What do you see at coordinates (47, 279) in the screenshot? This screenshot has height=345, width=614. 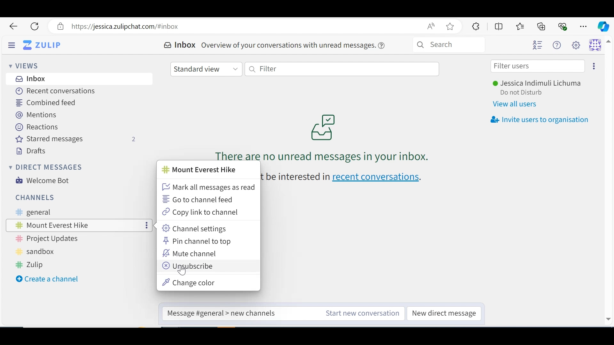 I see `Create a new Channel` at bounding box center [47, 279].